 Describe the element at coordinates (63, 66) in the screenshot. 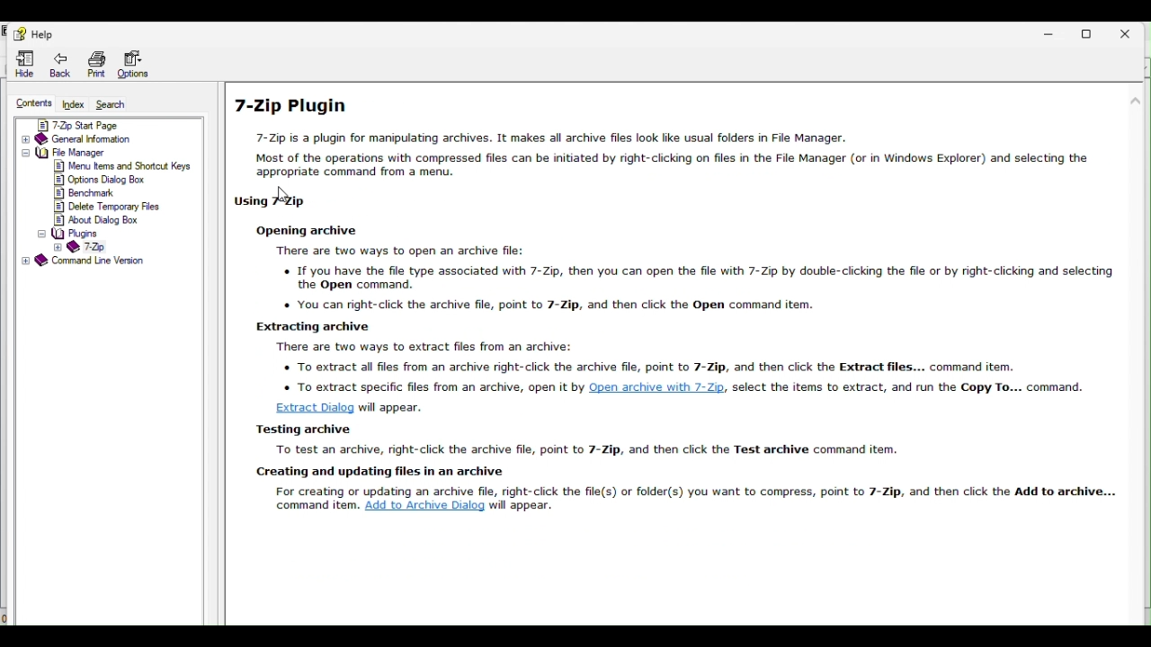

I see `Back` at that location.